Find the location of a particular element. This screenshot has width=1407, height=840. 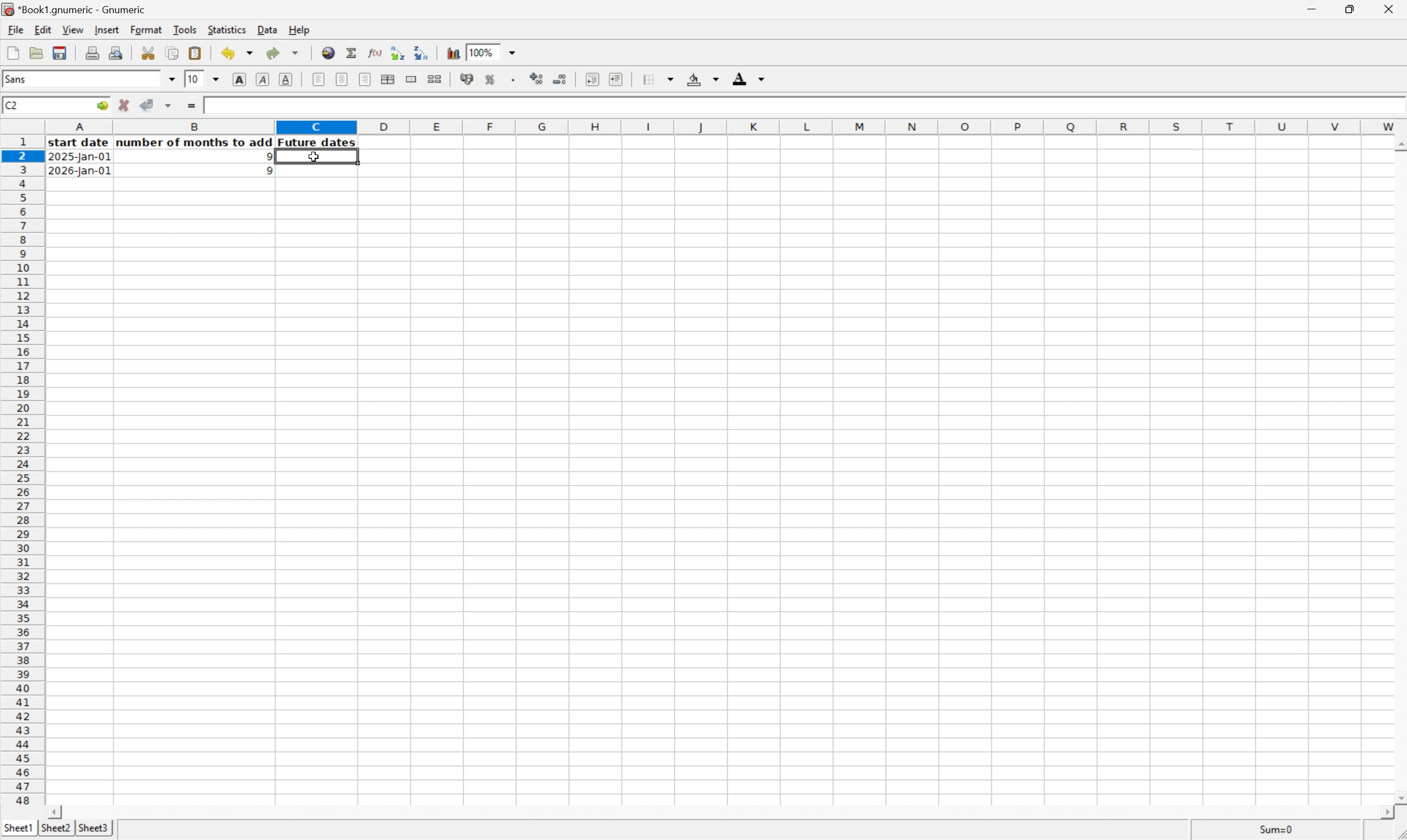

Scroll Down is located at coordinates (1398, 796).